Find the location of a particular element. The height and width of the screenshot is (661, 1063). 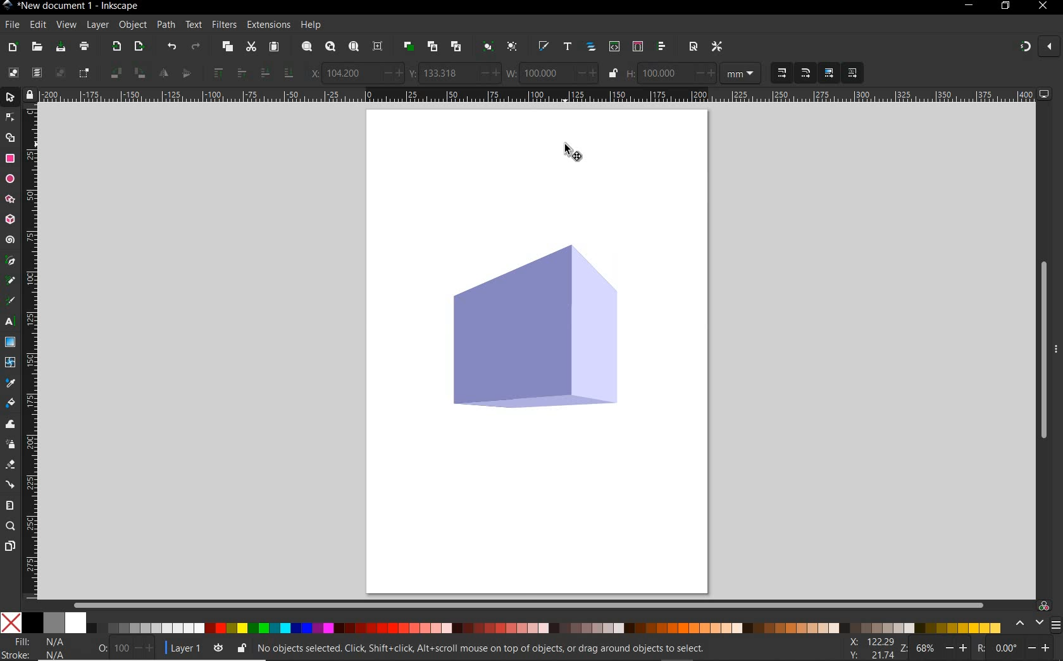

increase/decrease is located at coordinates (488, 73).